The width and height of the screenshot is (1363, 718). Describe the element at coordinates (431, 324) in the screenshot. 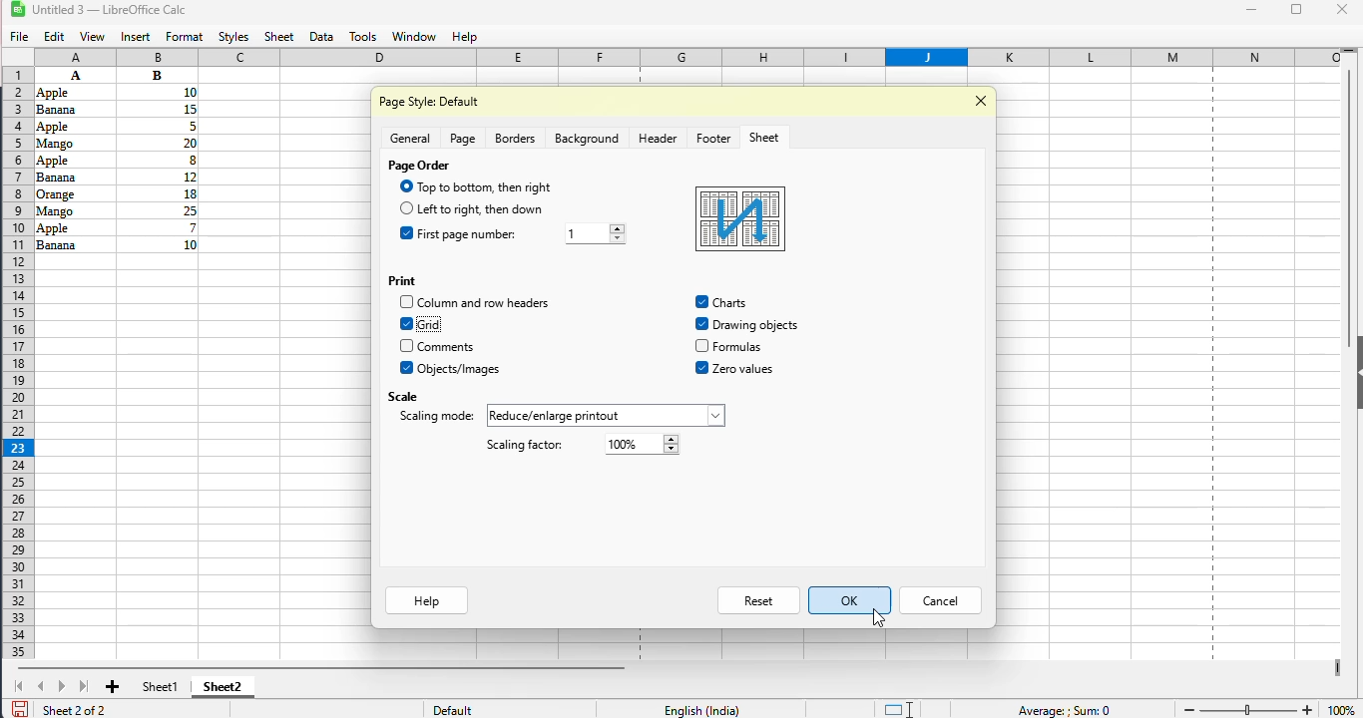

I see `grid` at that location.